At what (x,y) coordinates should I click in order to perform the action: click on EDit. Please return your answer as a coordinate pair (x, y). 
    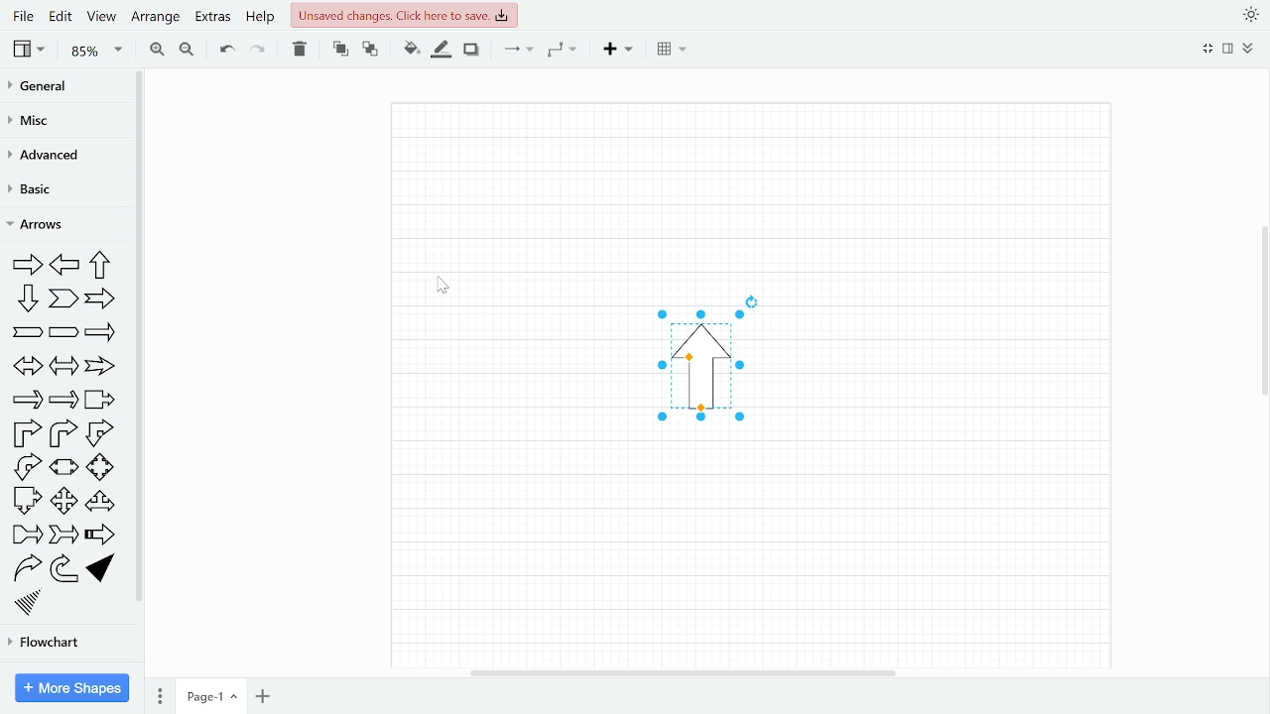
    Looking at the image, I should click on (61, 16).